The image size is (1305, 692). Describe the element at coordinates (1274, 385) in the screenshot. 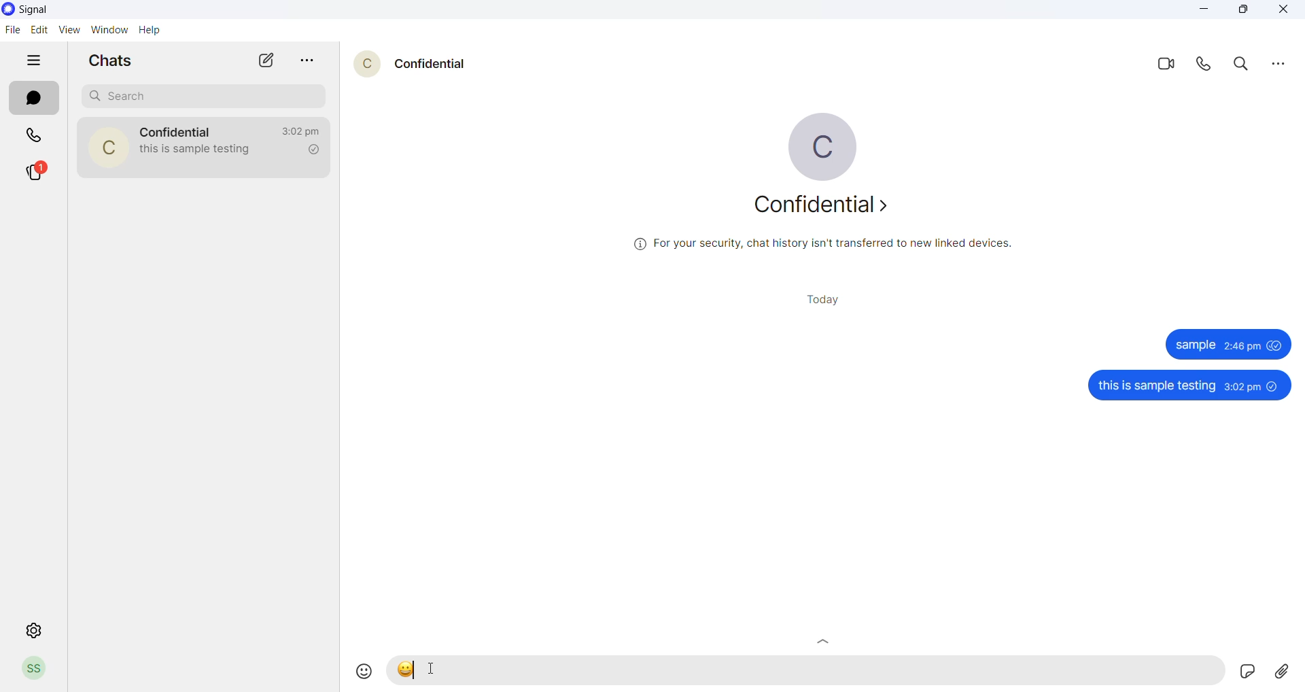

I see `unseen` at that location.